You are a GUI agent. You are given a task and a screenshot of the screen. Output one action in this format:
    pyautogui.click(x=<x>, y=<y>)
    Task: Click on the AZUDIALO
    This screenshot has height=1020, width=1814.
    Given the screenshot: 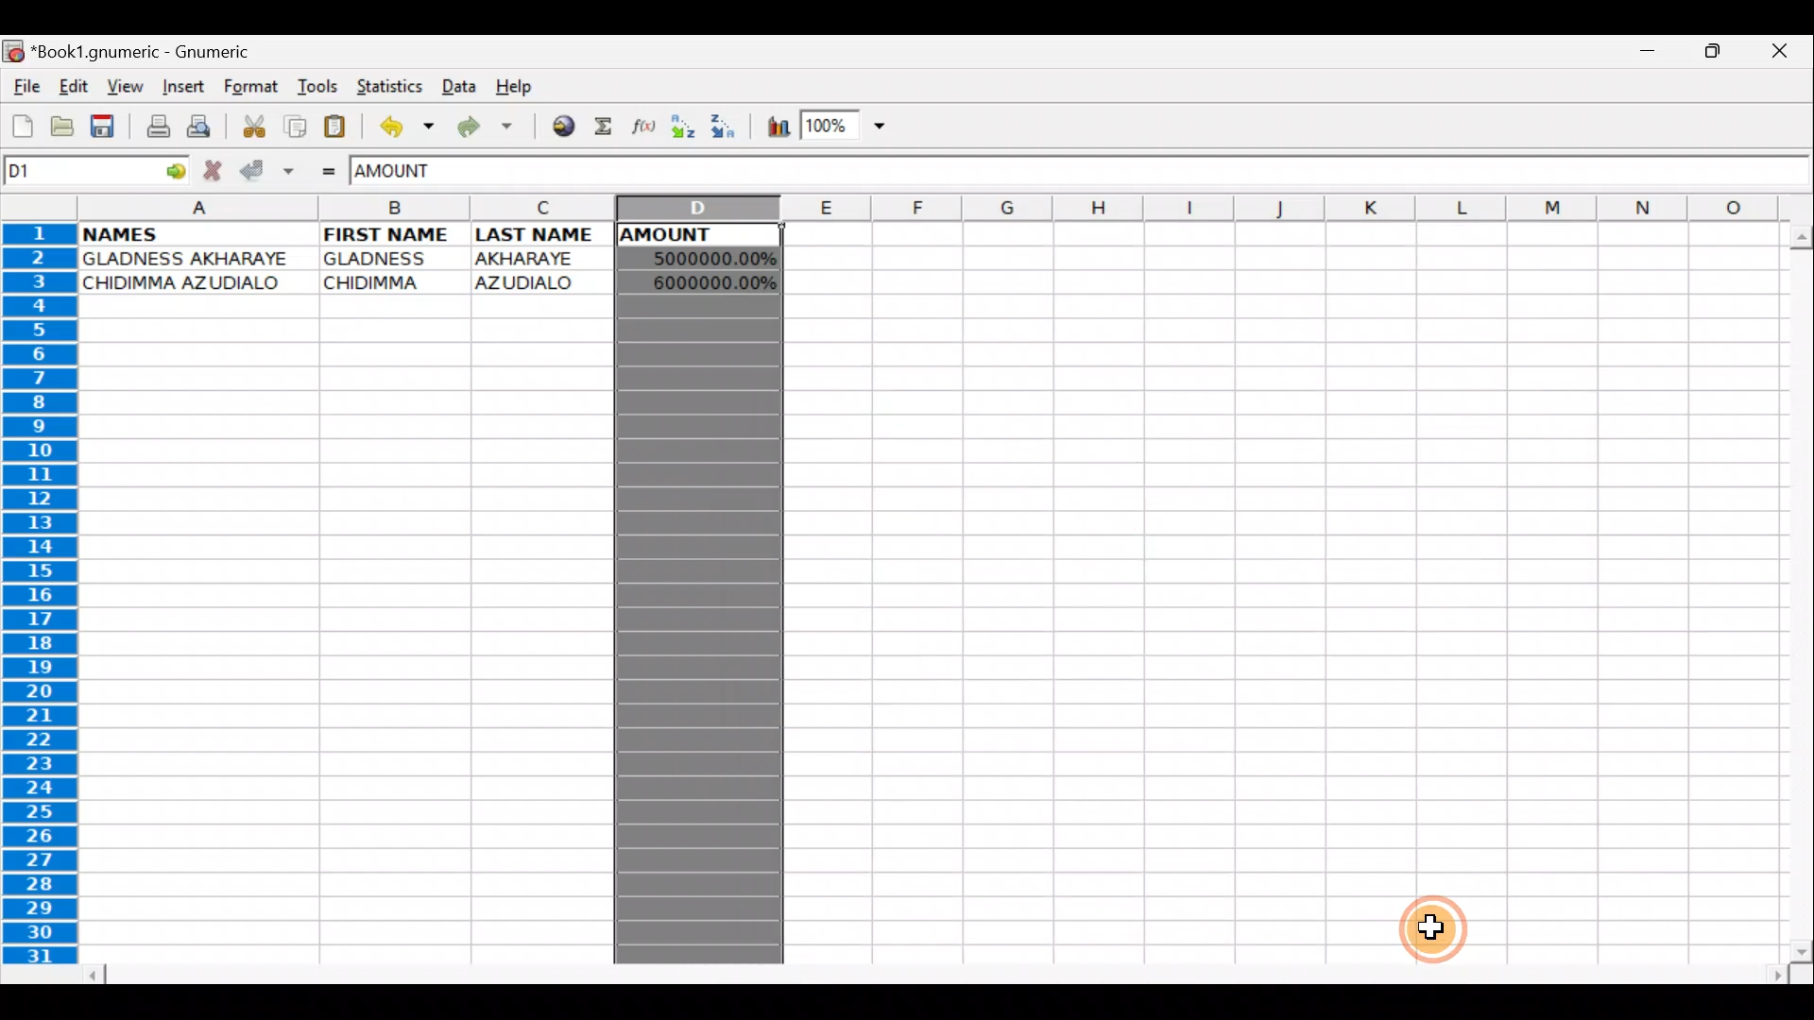 What is the action you would take?
    pyautogui.click(x=532, y=281)
    